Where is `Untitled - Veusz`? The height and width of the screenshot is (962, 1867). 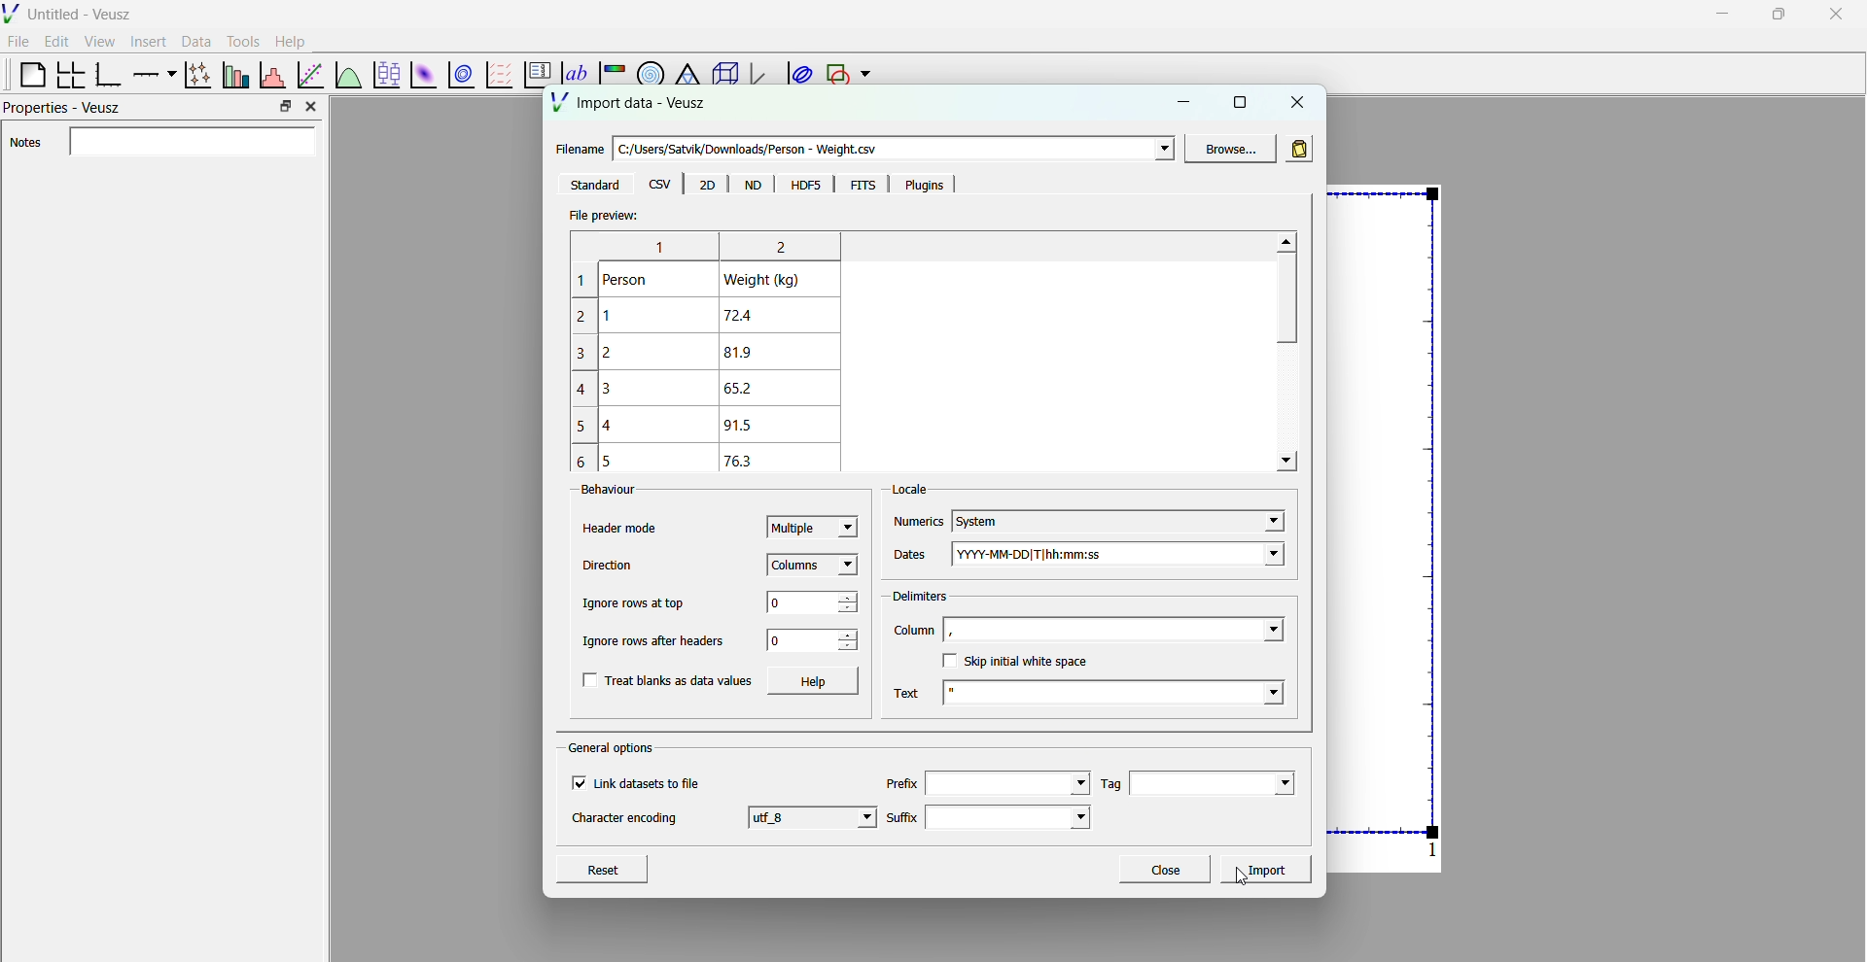 Untitled - Veusz is located at coordinates (82, 15).